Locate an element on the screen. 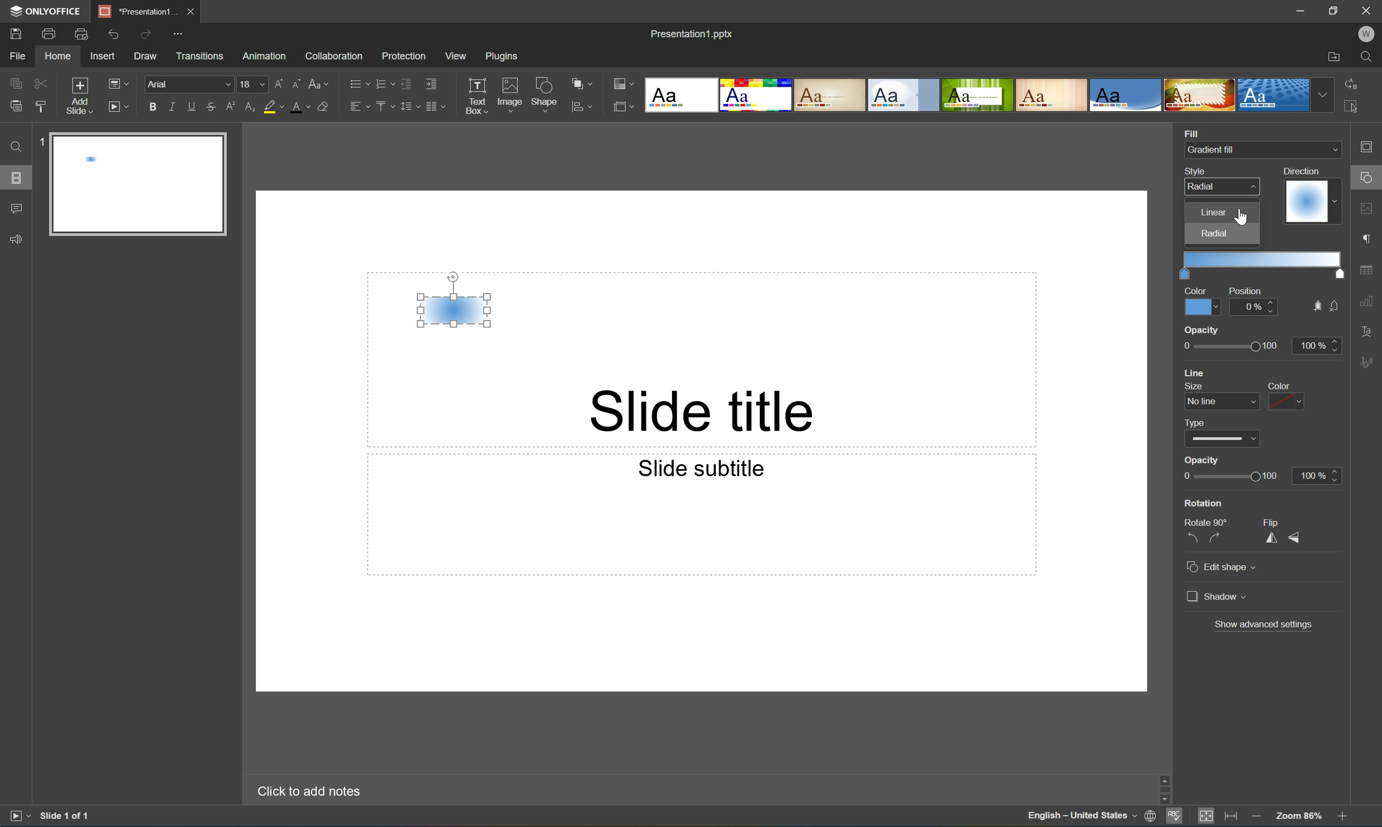  Presentation1... is located at coordinates (134, 11).